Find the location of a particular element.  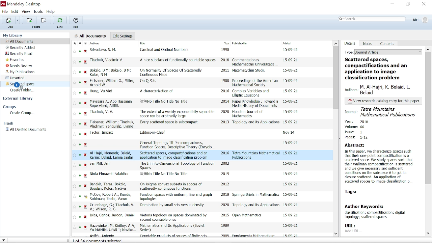

2016 is located at coordinates (225, 153).